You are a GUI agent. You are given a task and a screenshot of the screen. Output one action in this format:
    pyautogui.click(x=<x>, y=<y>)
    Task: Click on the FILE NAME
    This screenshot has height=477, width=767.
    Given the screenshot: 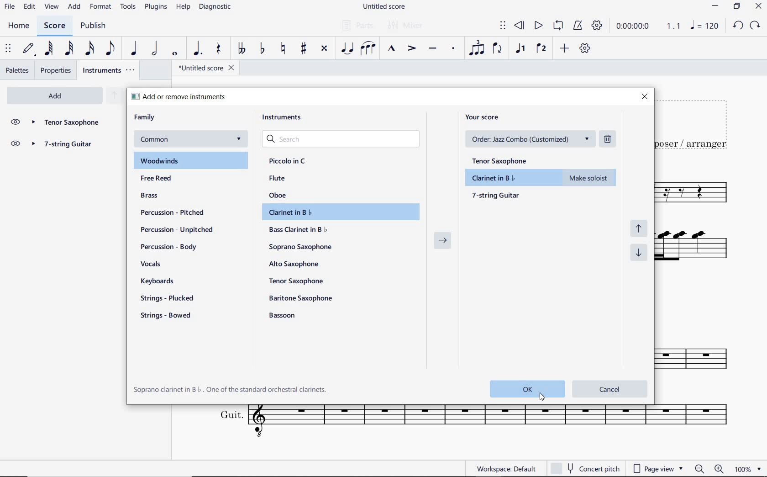 What is the action you would take?
    pyautogui.click(x=203, y=69)
    